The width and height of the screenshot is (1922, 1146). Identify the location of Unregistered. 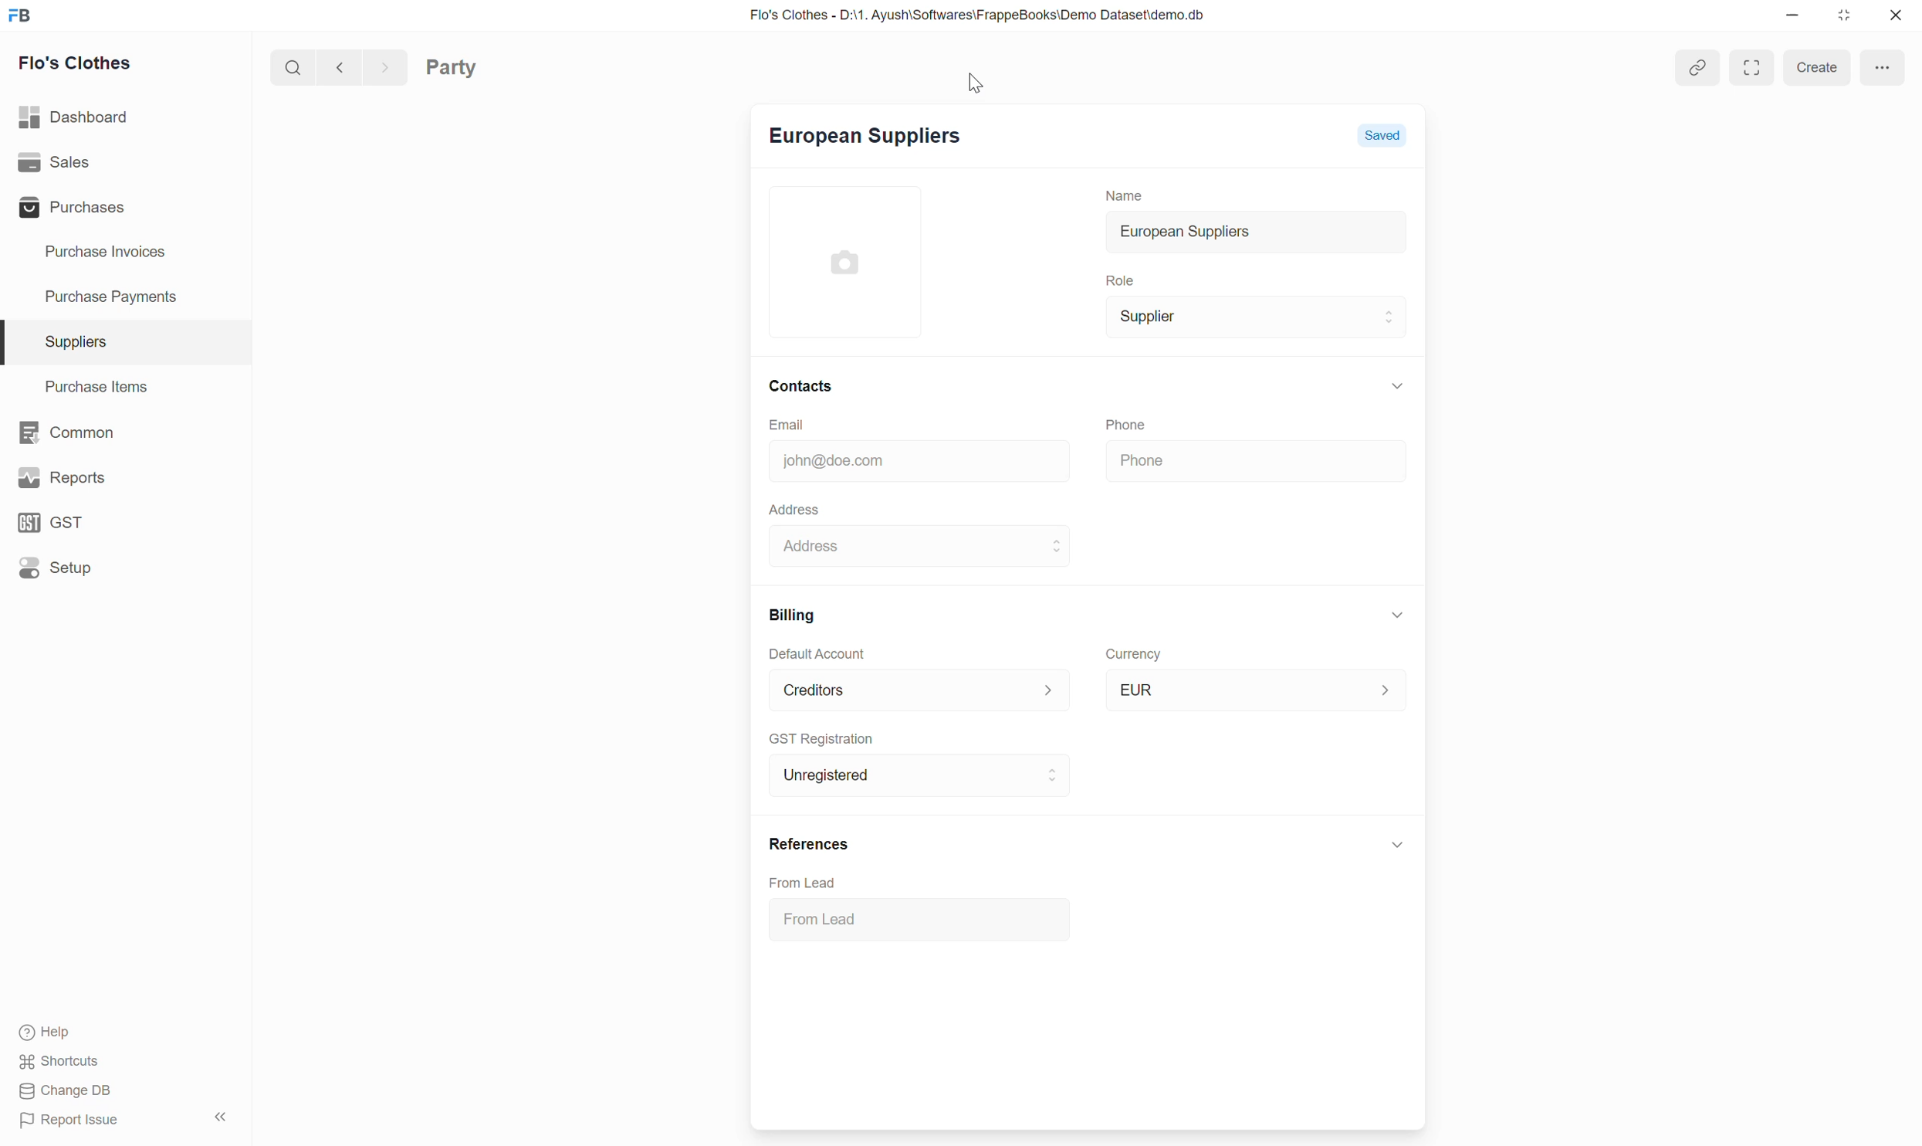
(823, 774).